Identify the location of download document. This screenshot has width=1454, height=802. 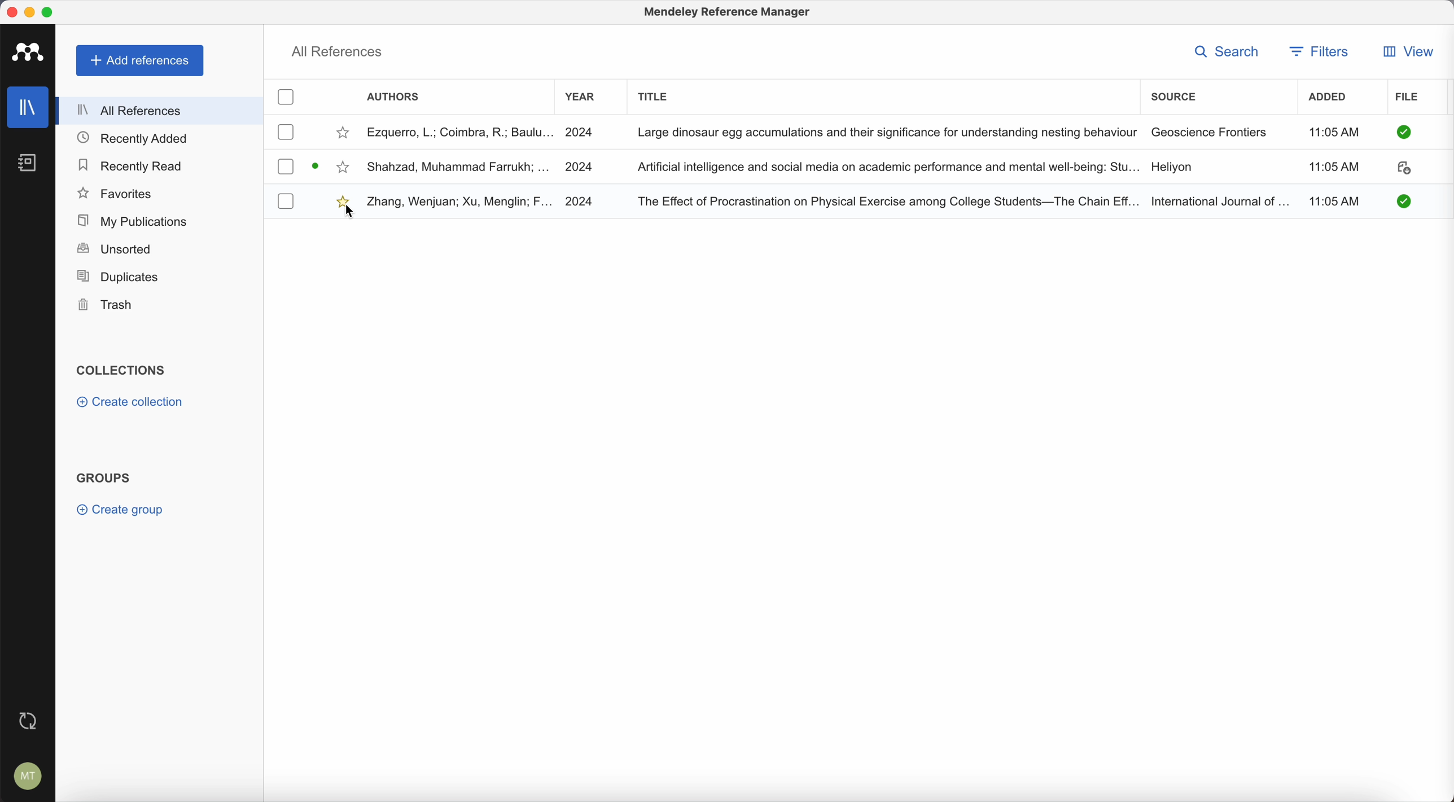
(1403, 170).